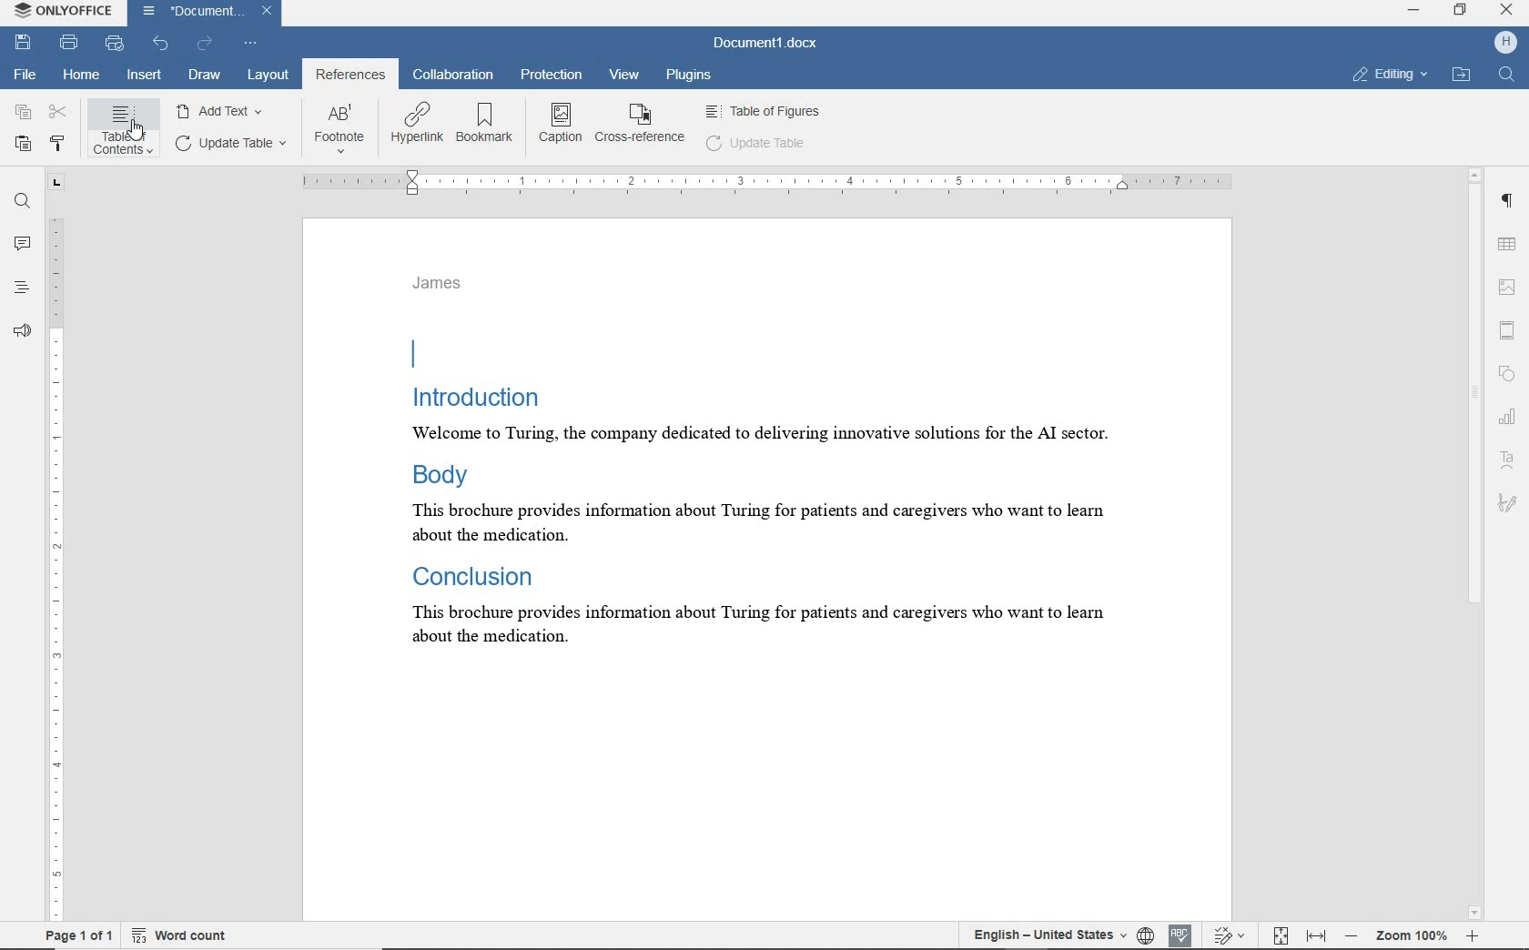  What do you see at coordinates (205, 76) in the screenshot?
I see `draw` at bounding box center [205, 76].